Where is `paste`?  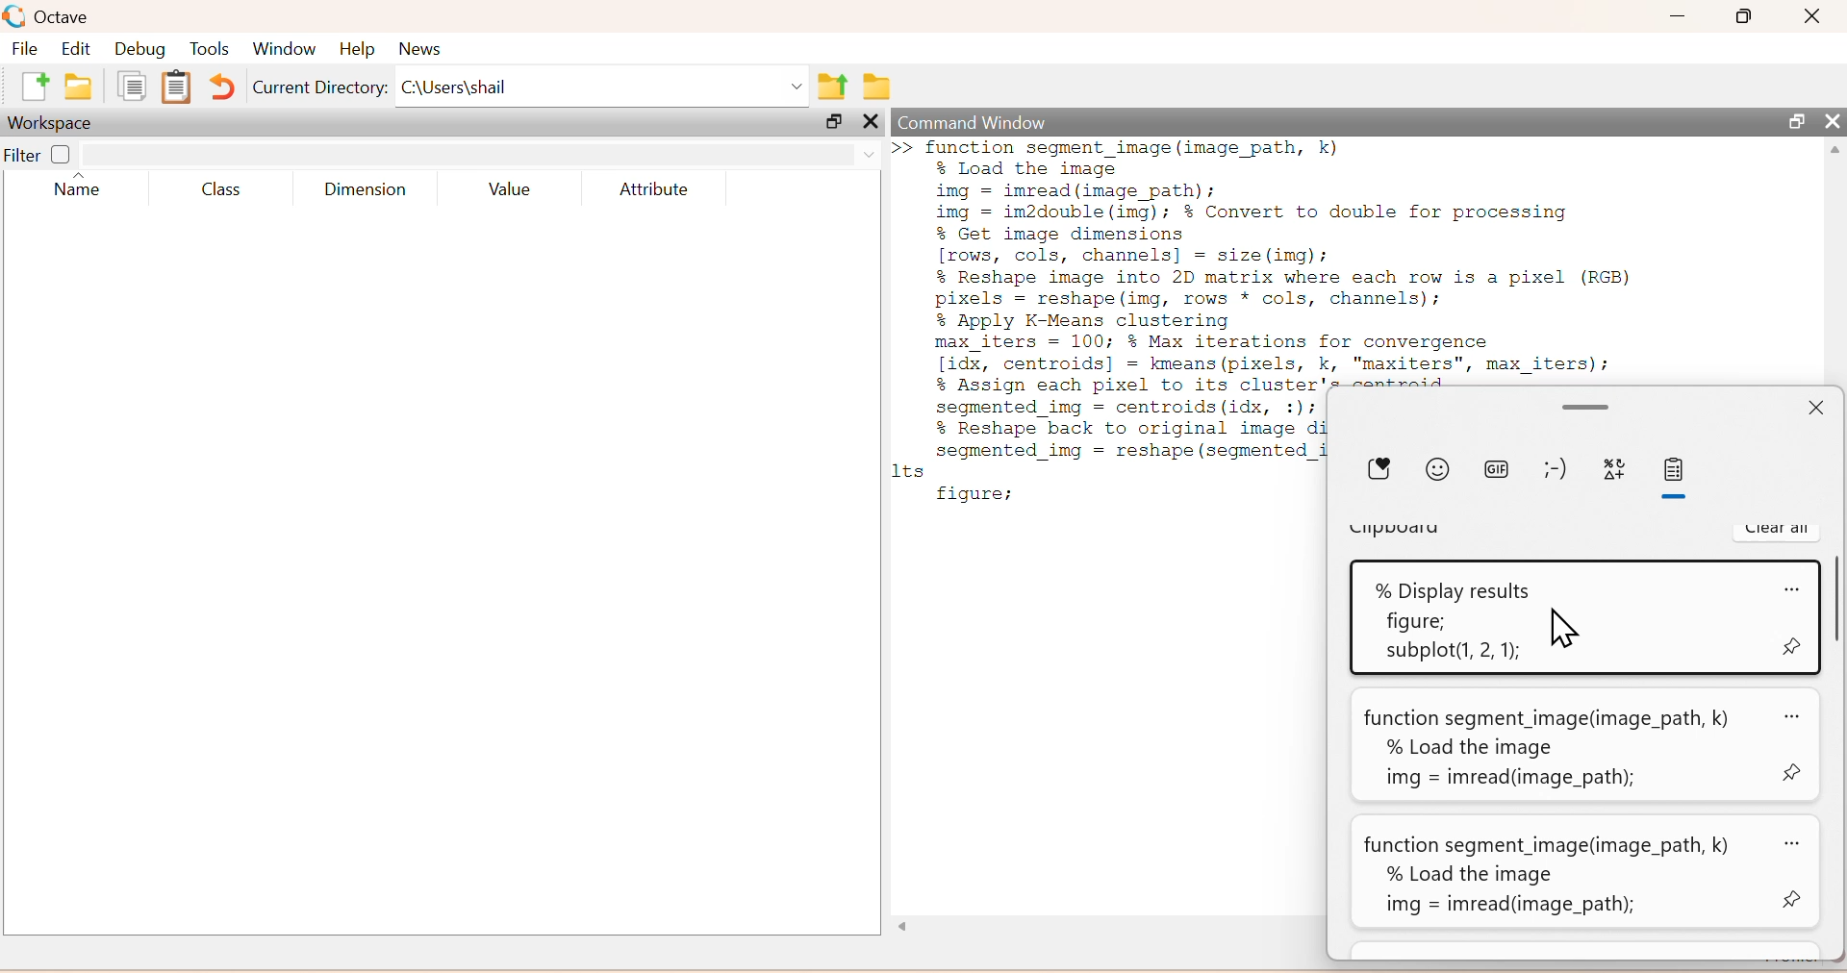
paste is located at coordinates (176, 87).